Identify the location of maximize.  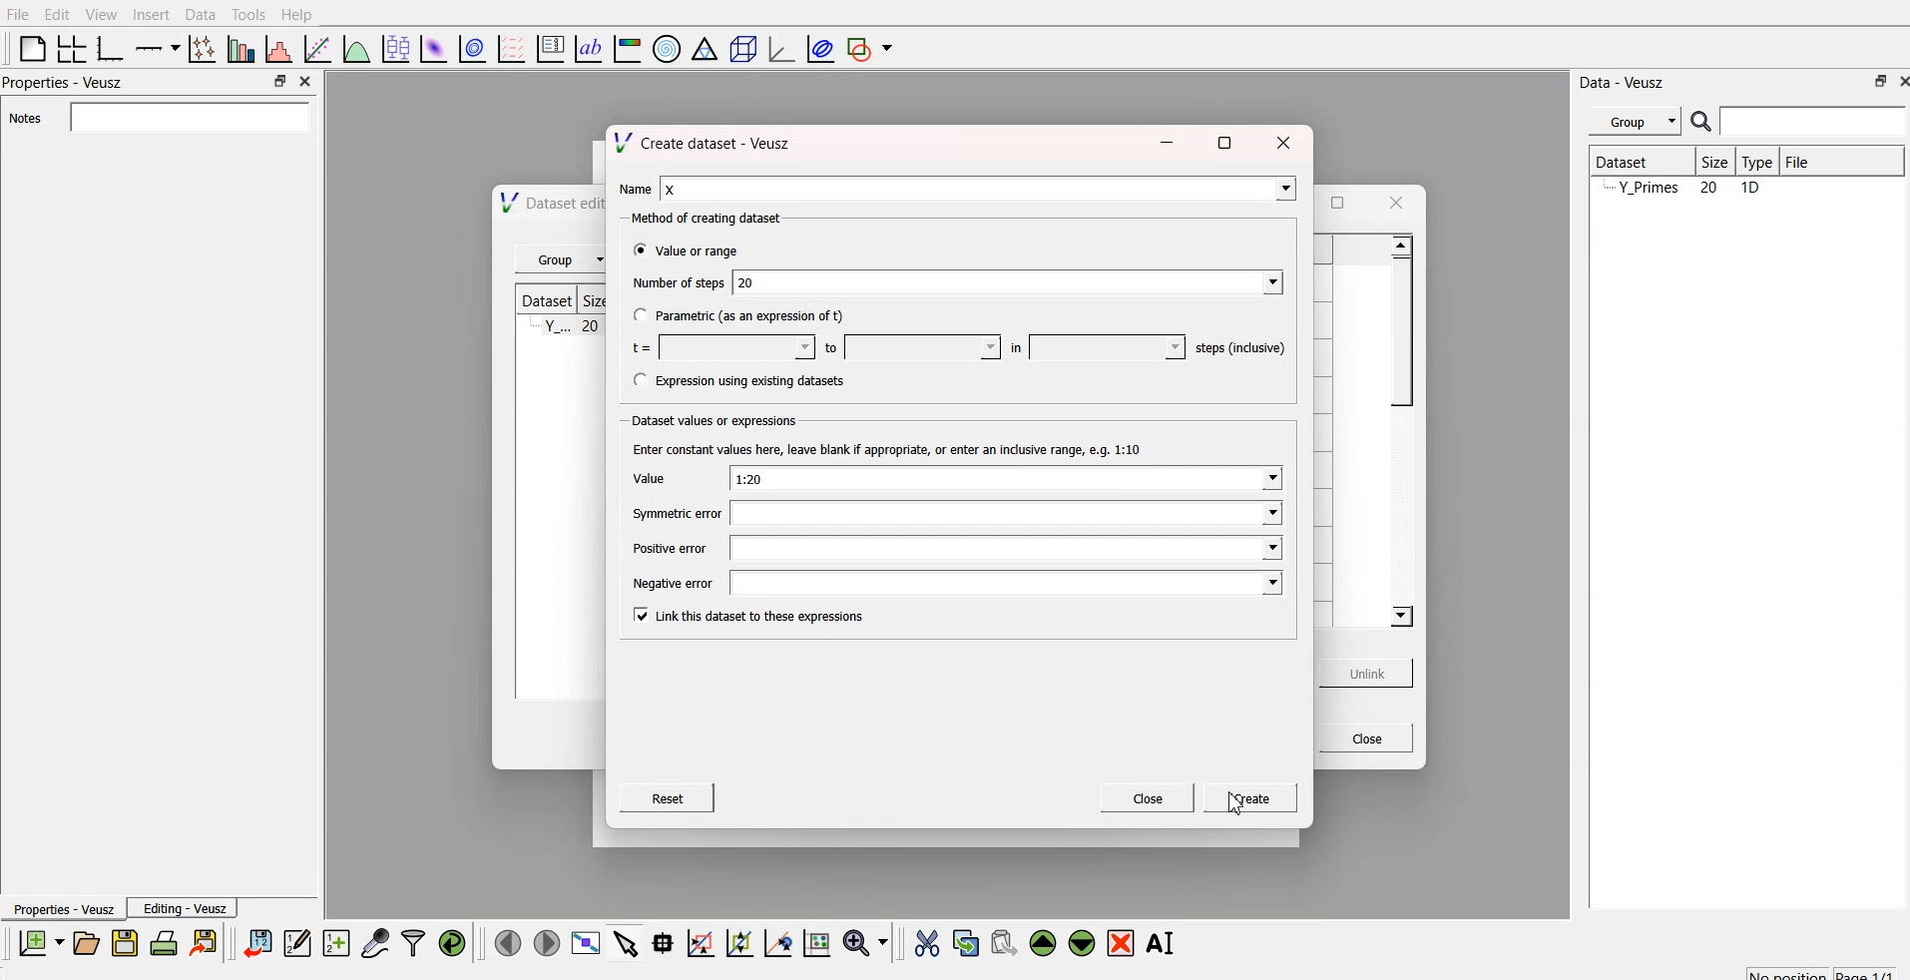
(1336, 200).